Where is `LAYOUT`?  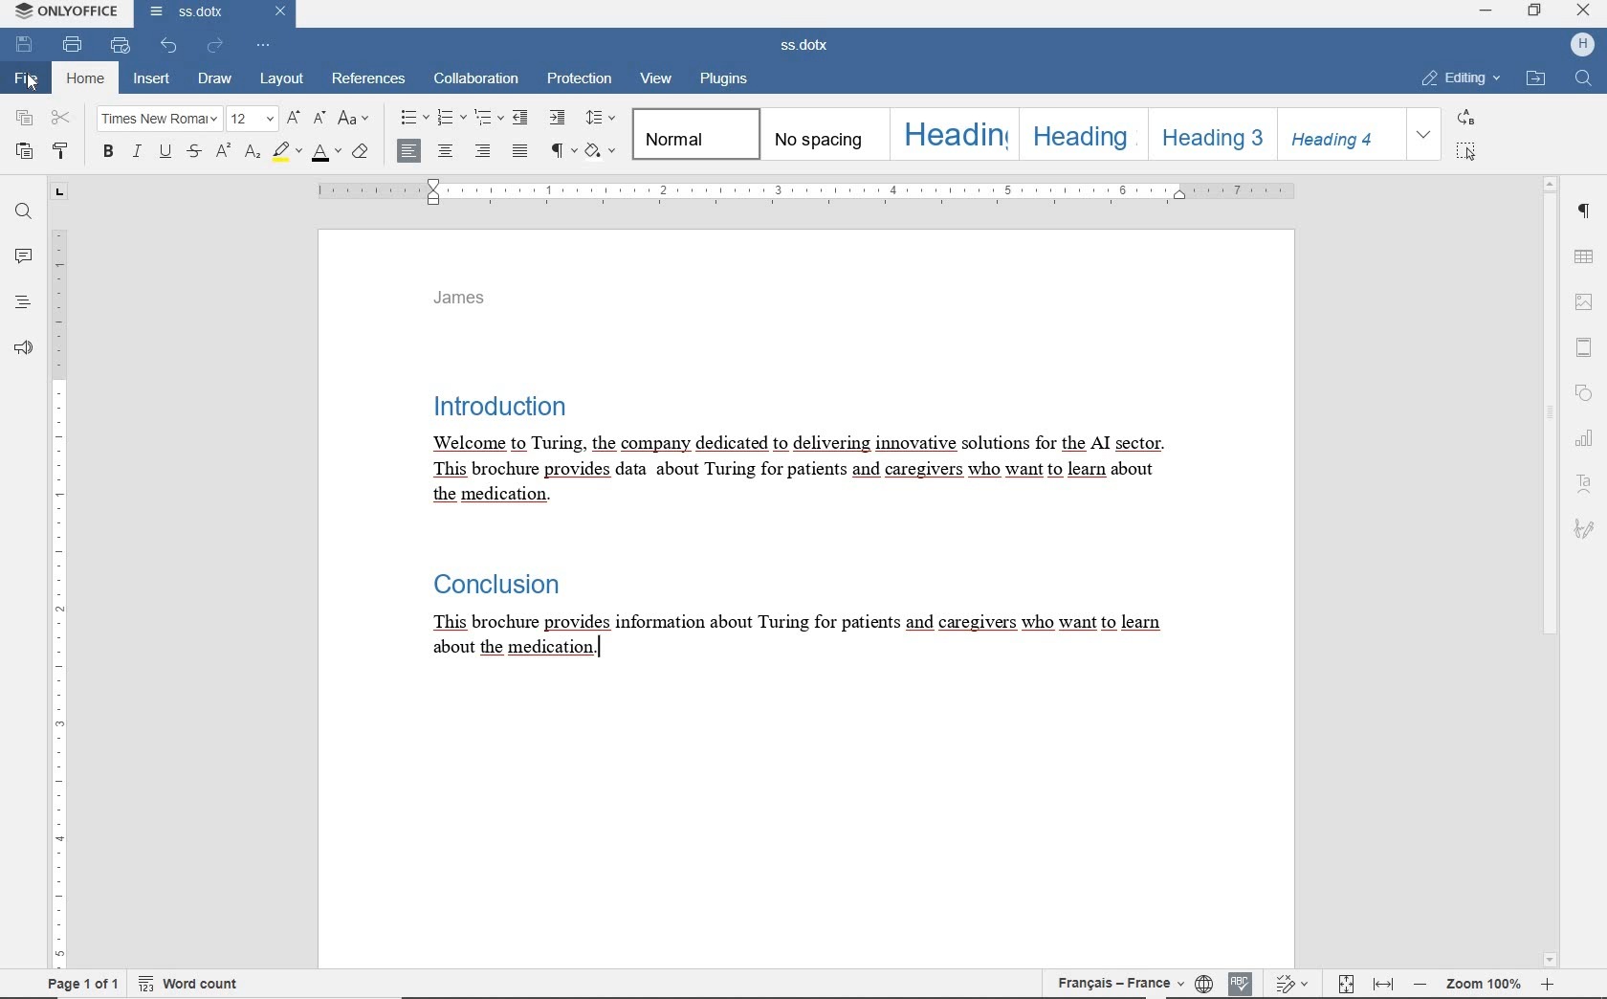
LAYOUT is located at coordinates (283, 78).